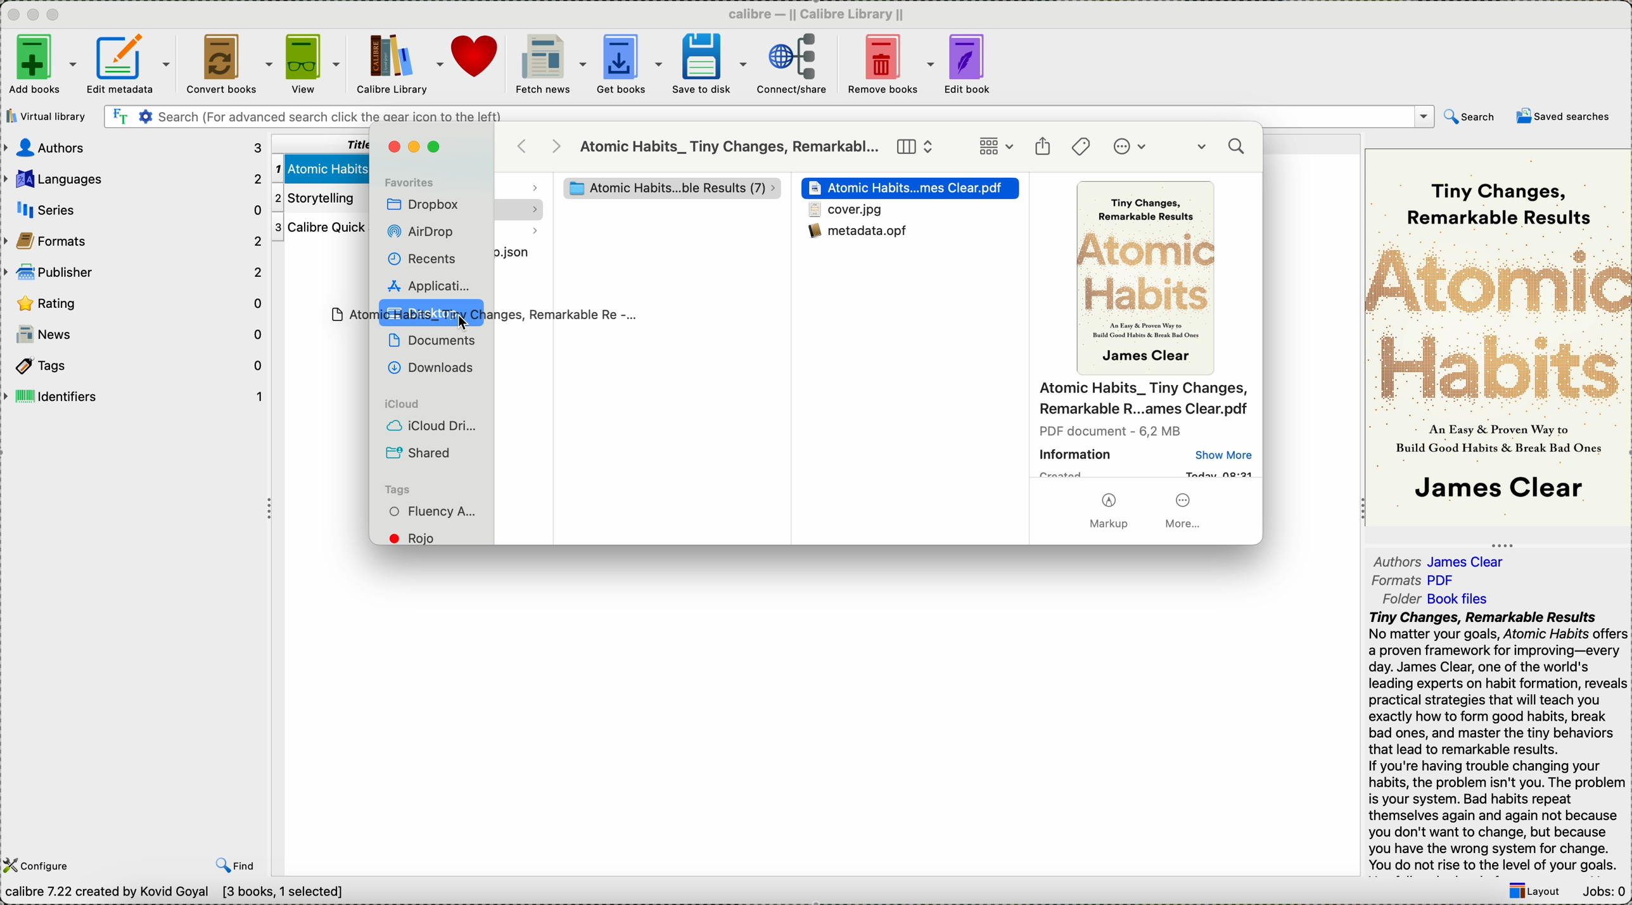  I want to click on book information, so click(1146, 452).